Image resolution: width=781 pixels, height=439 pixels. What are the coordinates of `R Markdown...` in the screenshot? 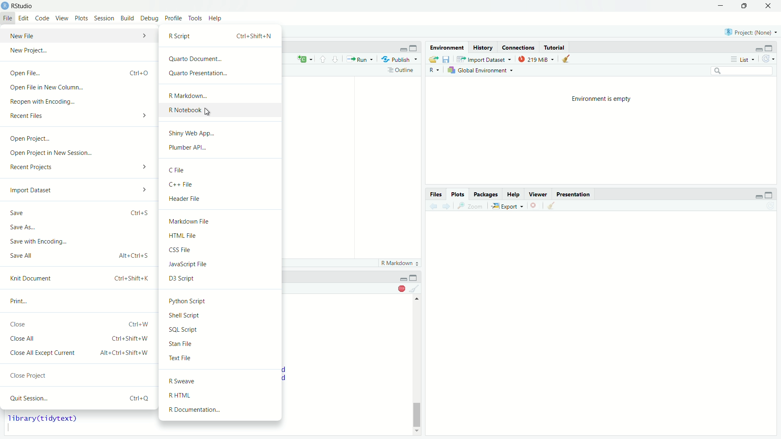 It's located at (221, 96).